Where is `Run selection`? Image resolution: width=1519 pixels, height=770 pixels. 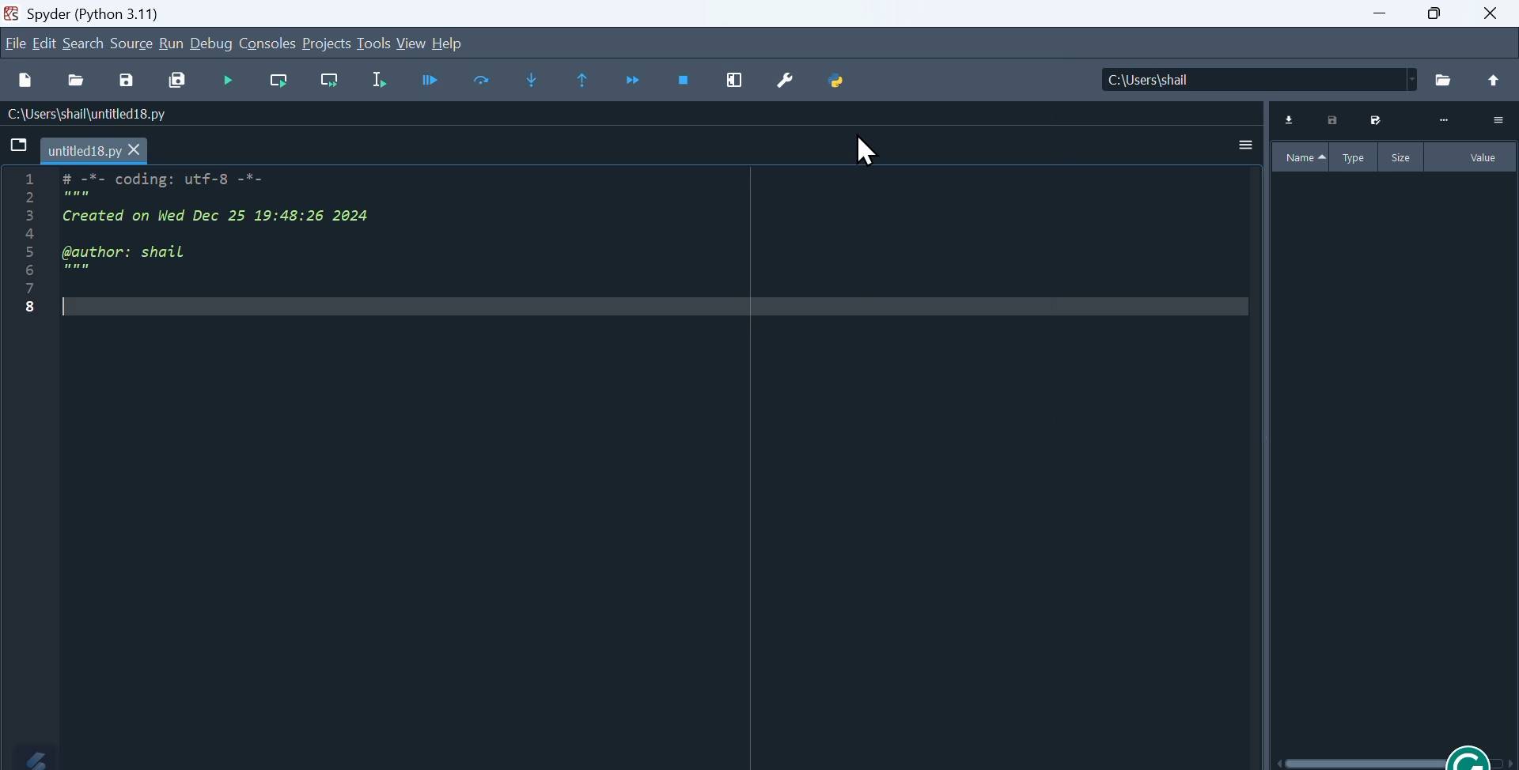 Run selection is located at coordinates (377, 81).